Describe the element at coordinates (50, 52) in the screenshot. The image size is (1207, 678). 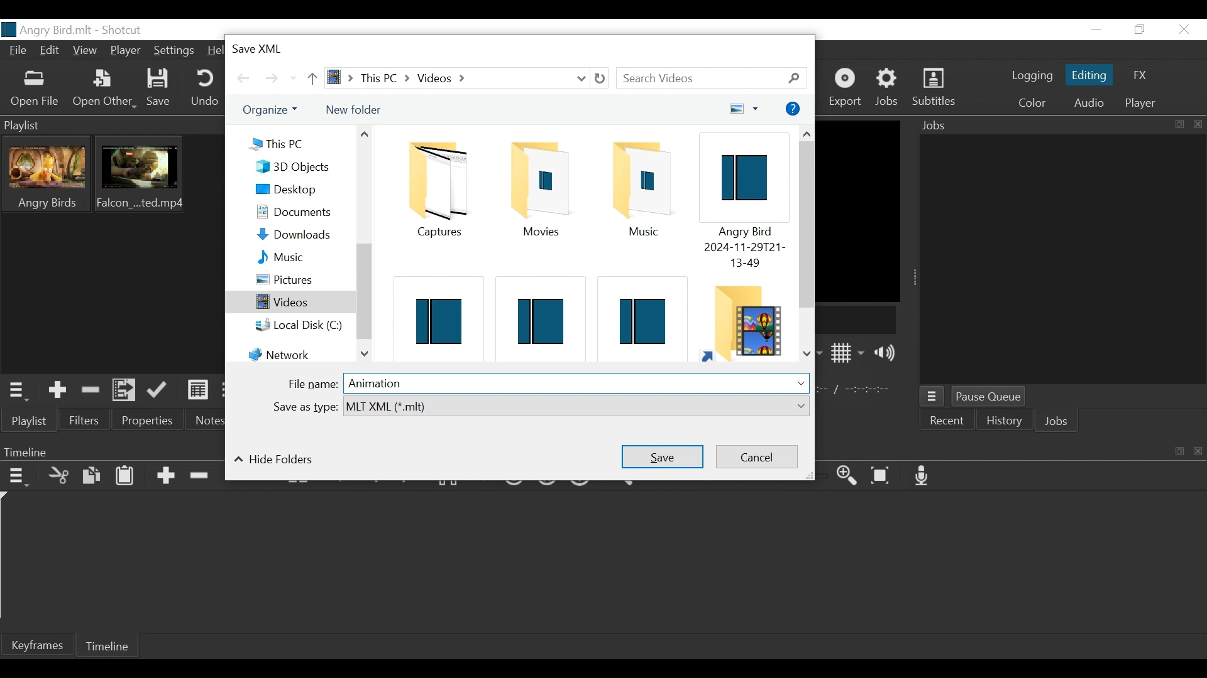
I see `Edit` at that location.